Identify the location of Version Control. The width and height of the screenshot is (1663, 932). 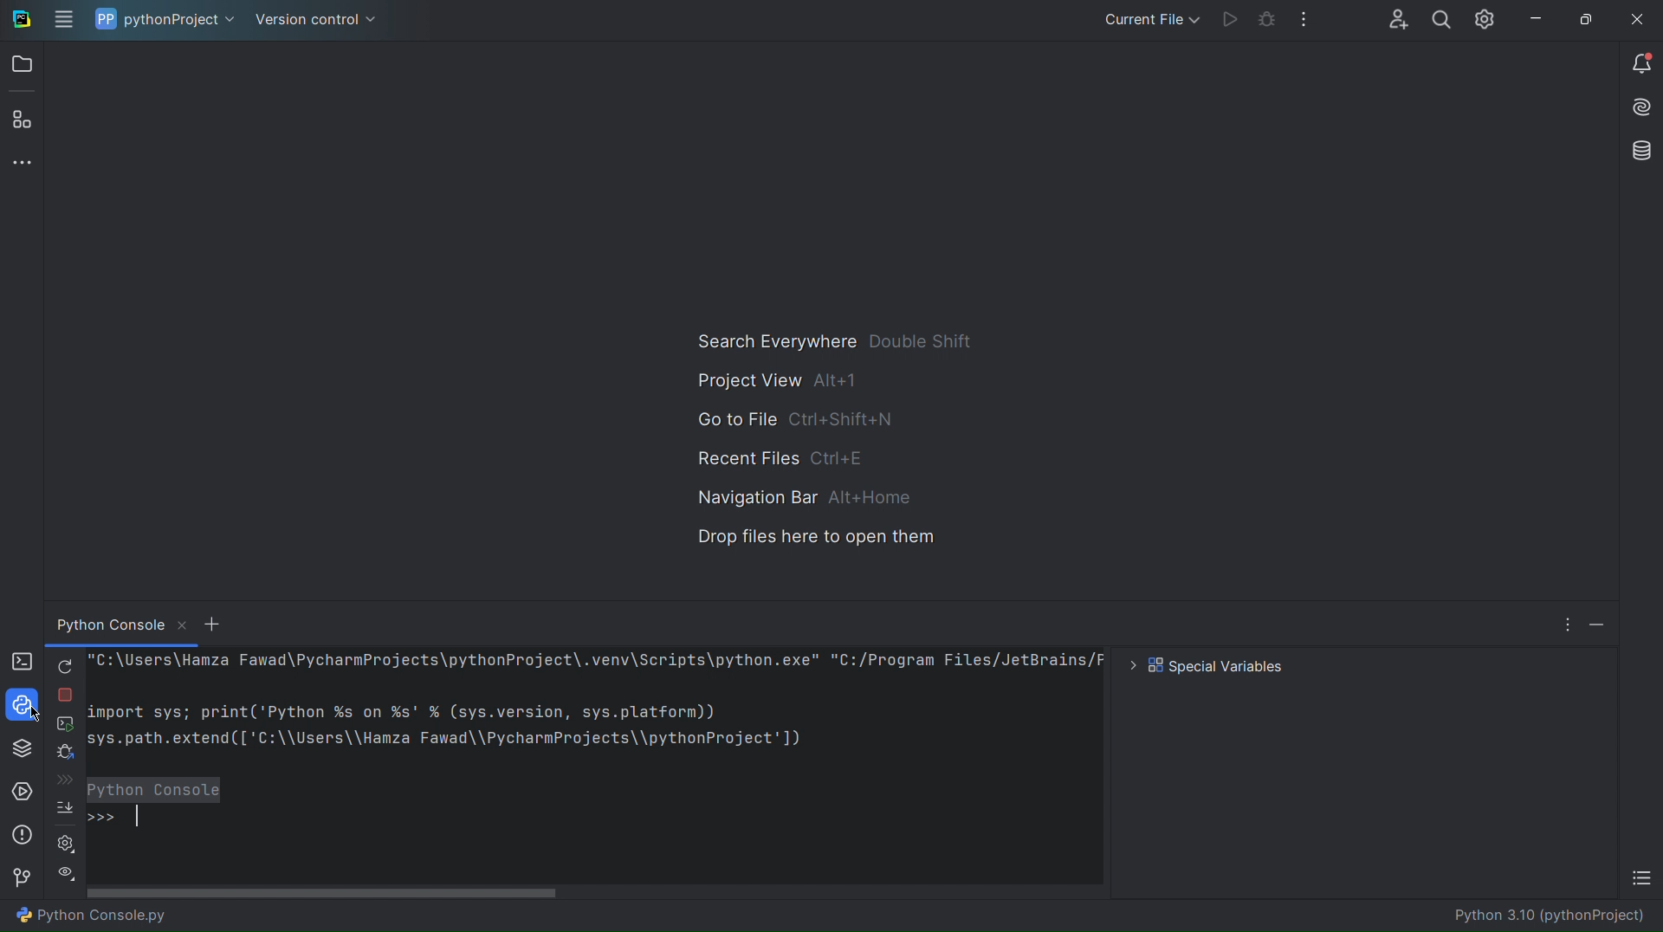
(312, 20).